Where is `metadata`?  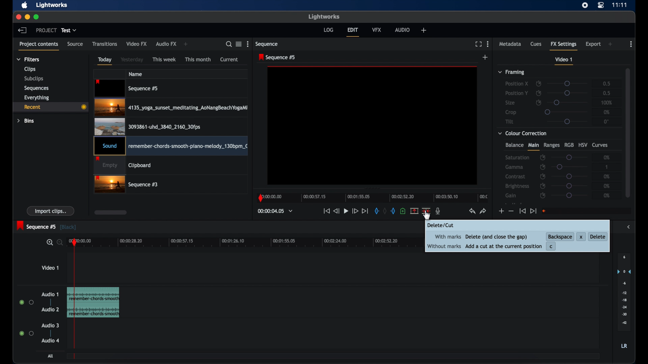
metadata is located at coordinates (510, 43).